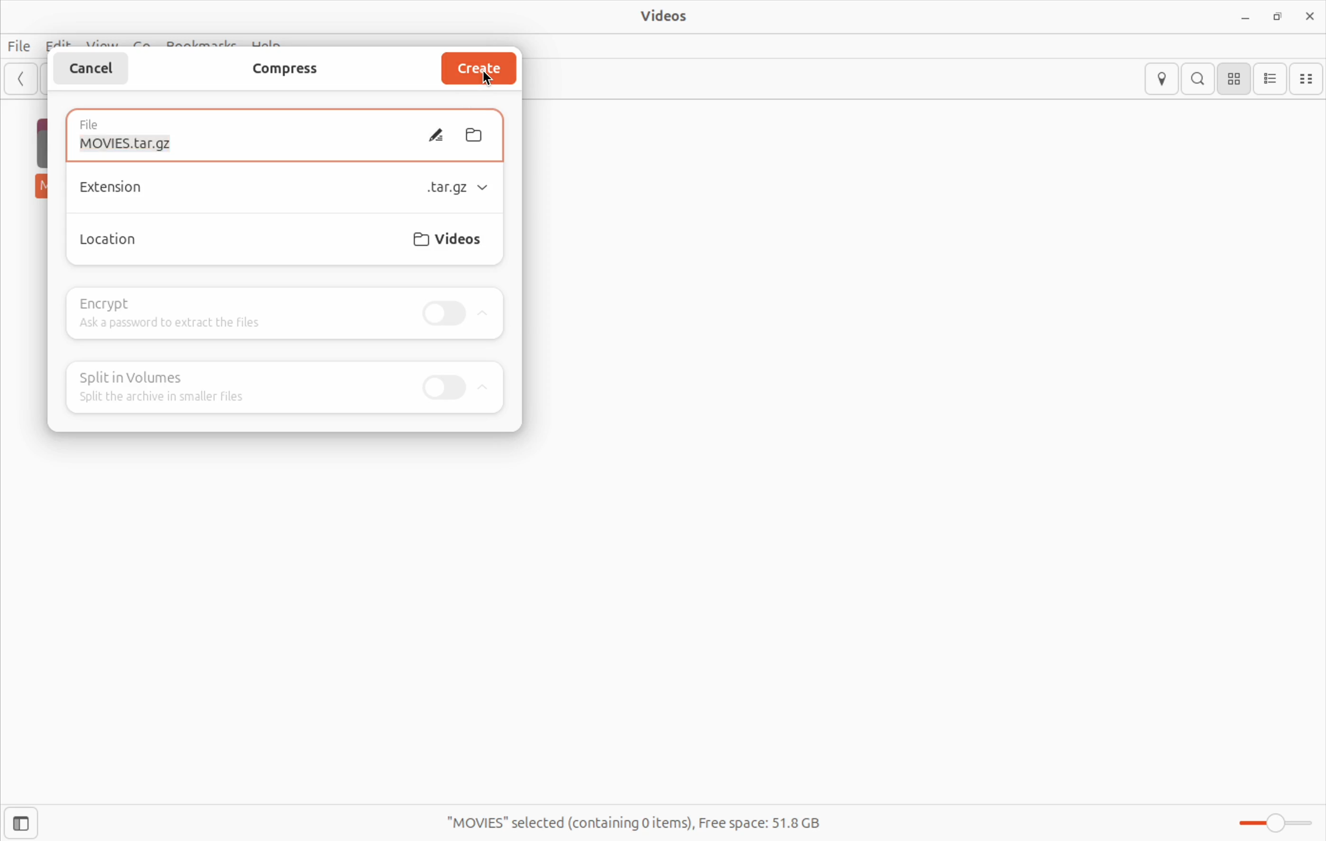 This screenshot has height=841, width=1326. What do you see at coordinates (149, 376) in the screenshot?
I see `split volumes` at bounding box center [149, 376].